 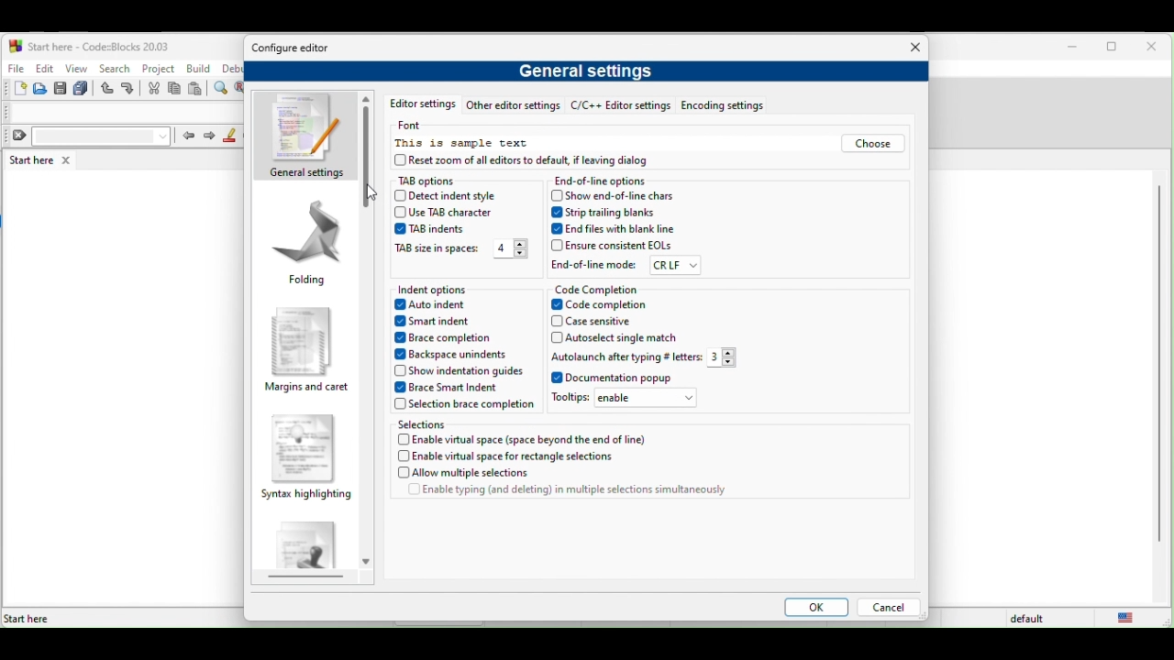 What do you see at coordinates (301, 136) in the screenshot?
I see `general settings` at bounding box center [301, 136].